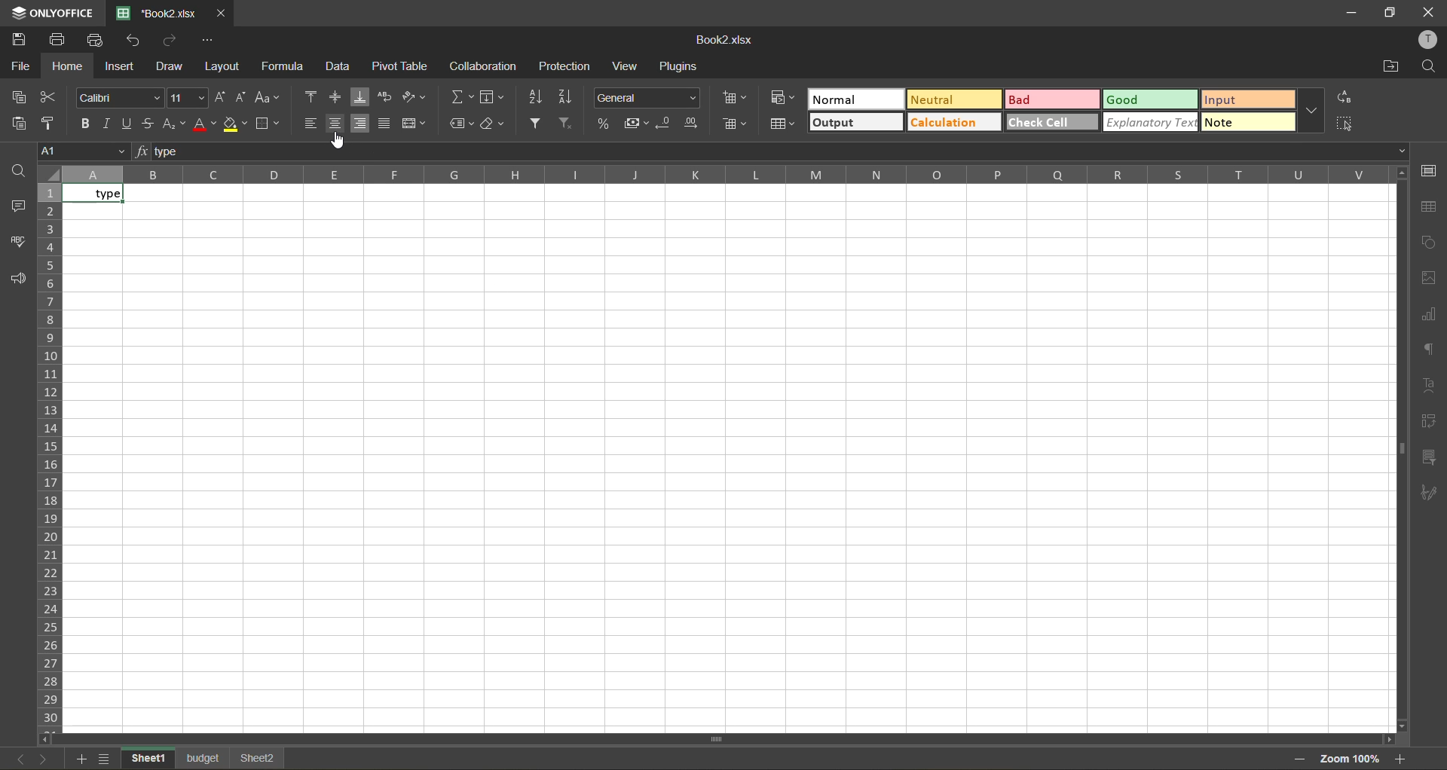  What do you see at coordinates (15, 171) in the screenshot?
I see `find` at bounding box center [15, 171].